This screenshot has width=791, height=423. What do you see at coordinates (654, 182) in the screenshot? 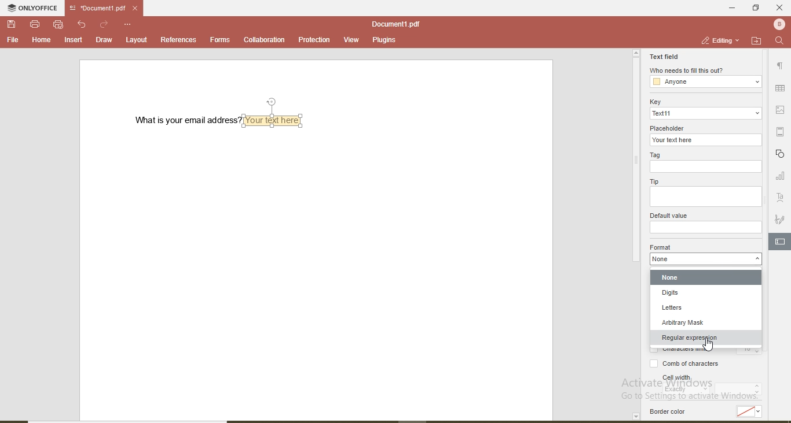
I see `tip` at bounding box center [654, 182].